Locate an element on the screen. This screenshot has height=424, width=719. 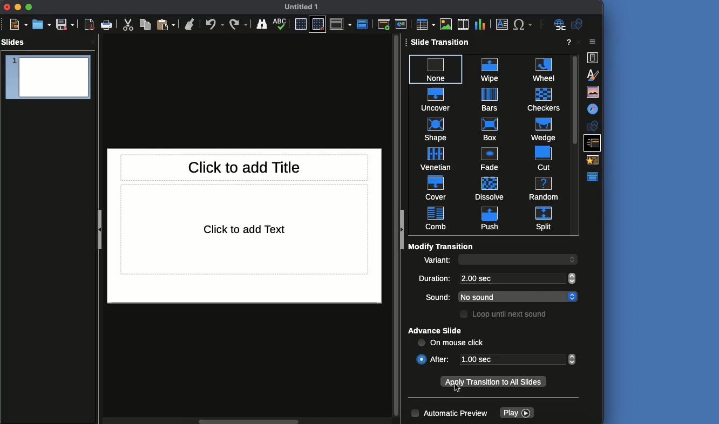
Navigator is located at coordinates (593, 109).